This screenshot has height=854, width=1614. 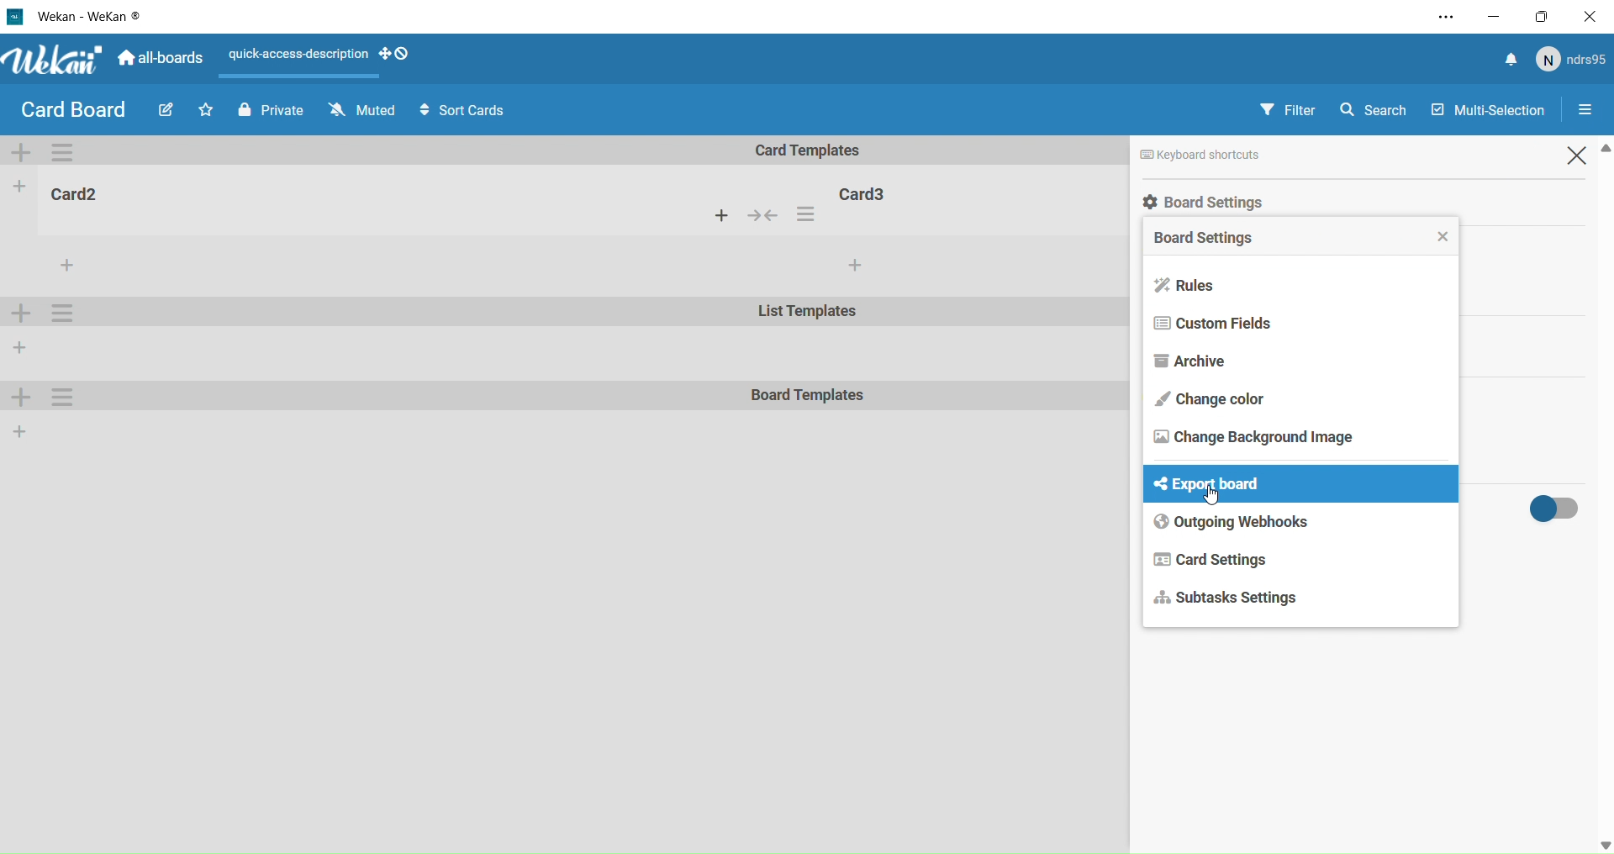 I want to click on Archive, so click(x=1191, y=360).